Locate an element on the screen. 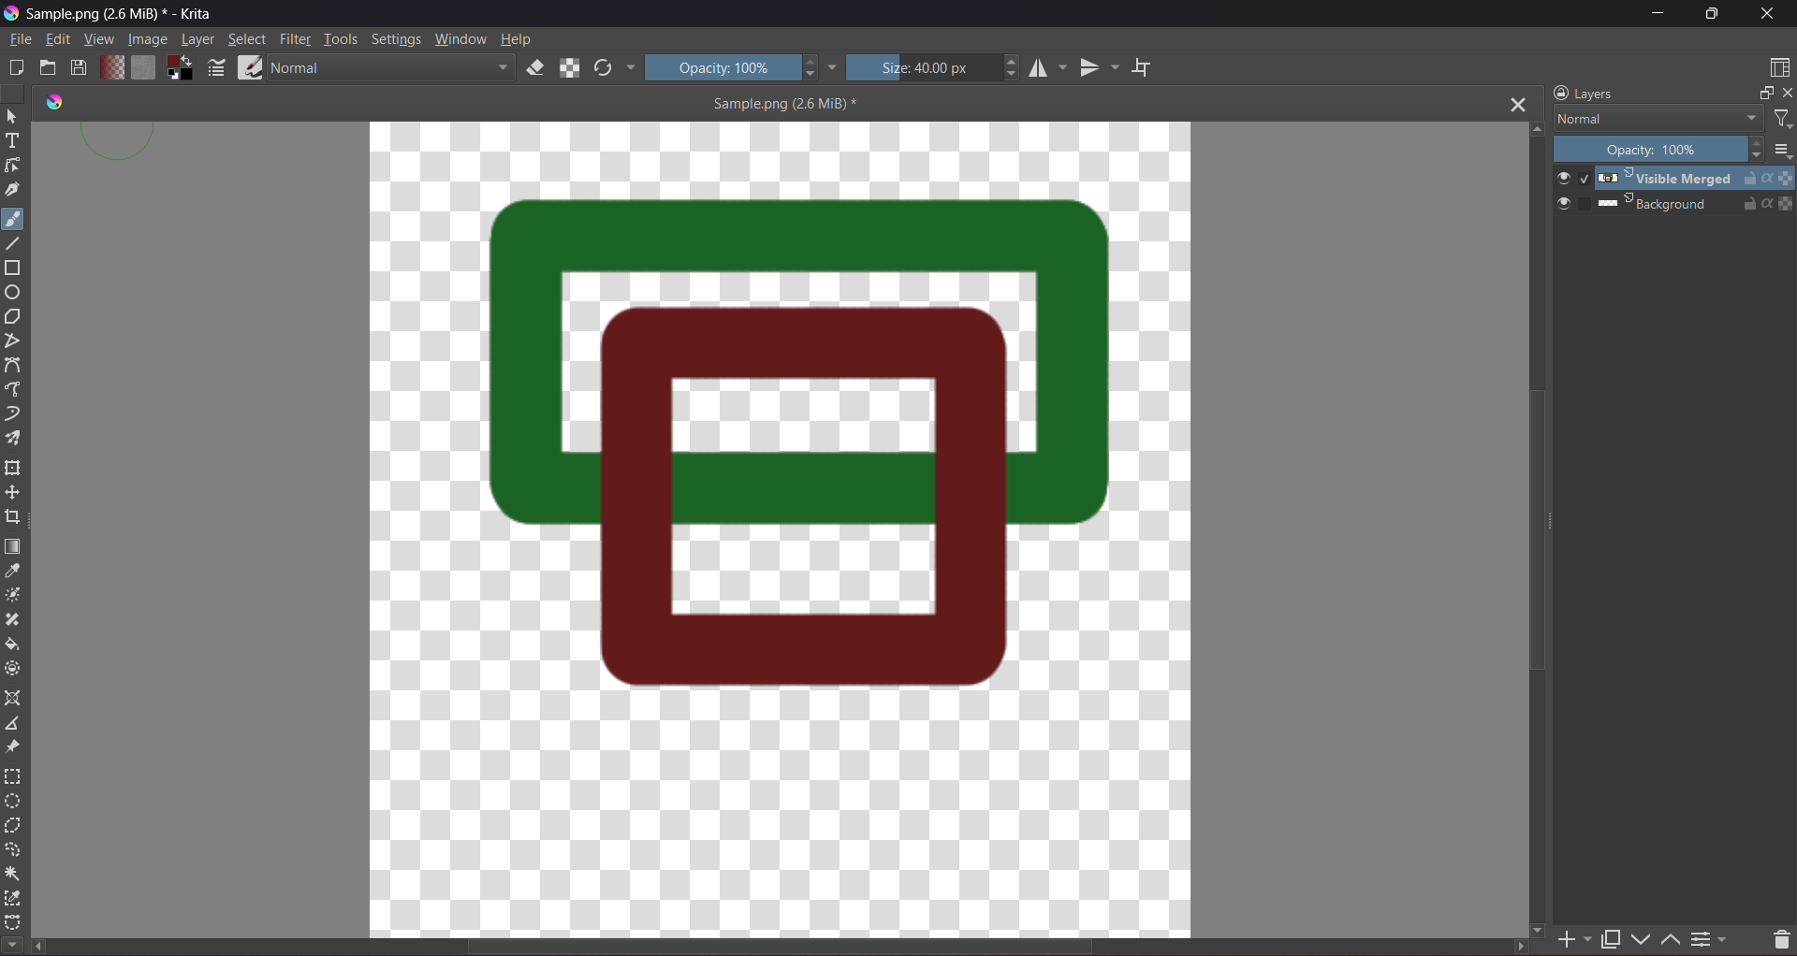  Help is located at coordinates (519, 38).